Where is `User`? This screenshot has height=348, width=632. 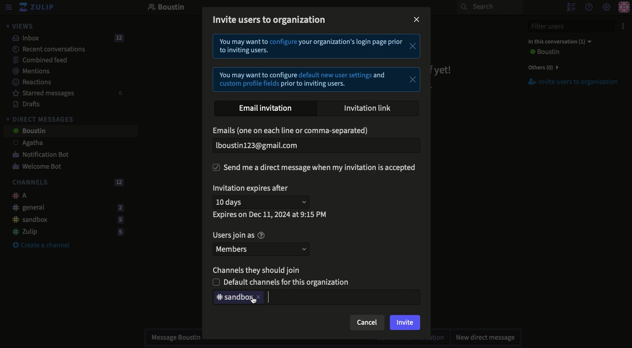
User is located at coordinates (543, 52).